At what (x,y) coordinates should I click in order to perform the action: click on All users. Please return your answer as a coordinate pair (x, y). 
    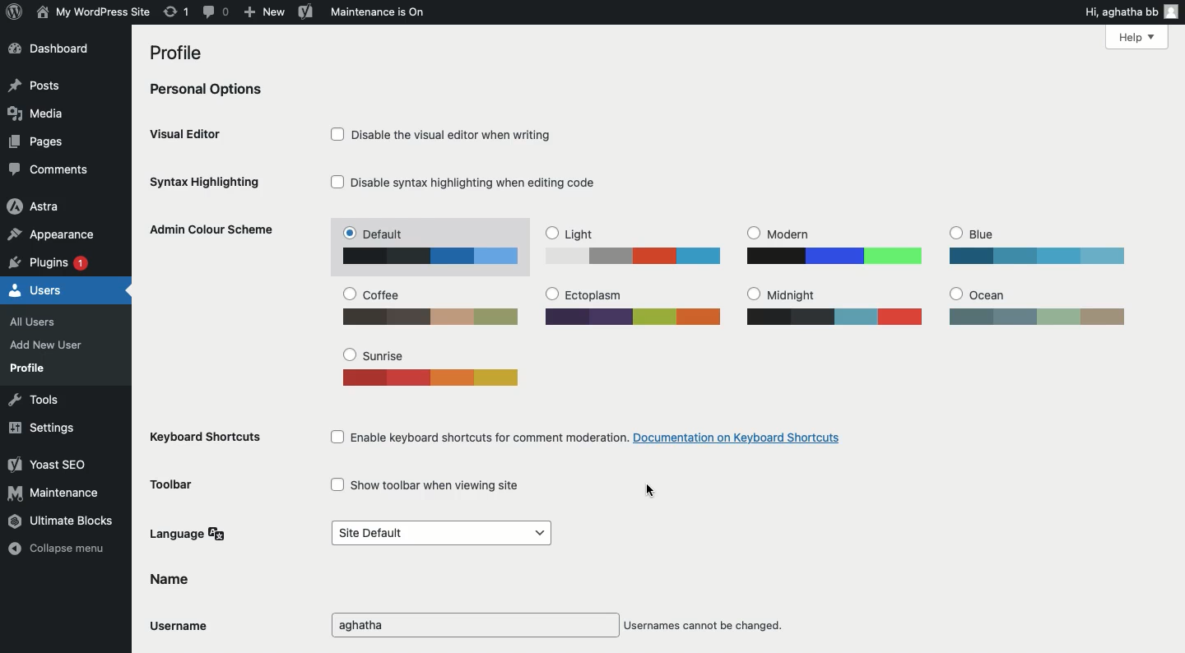
    Looking at the image, I should click on (38, 322).